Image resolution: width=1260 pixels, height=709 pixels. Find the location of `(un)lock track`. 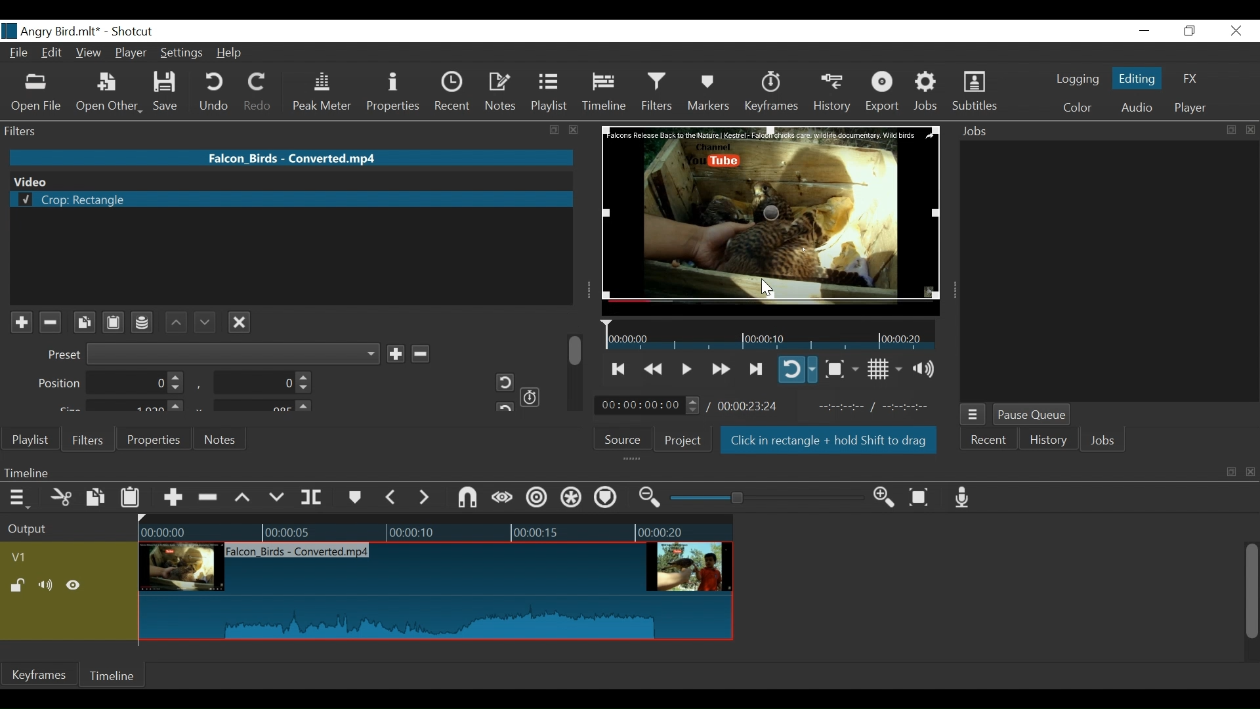

(un)lock track is located at coordinates (20, 586).